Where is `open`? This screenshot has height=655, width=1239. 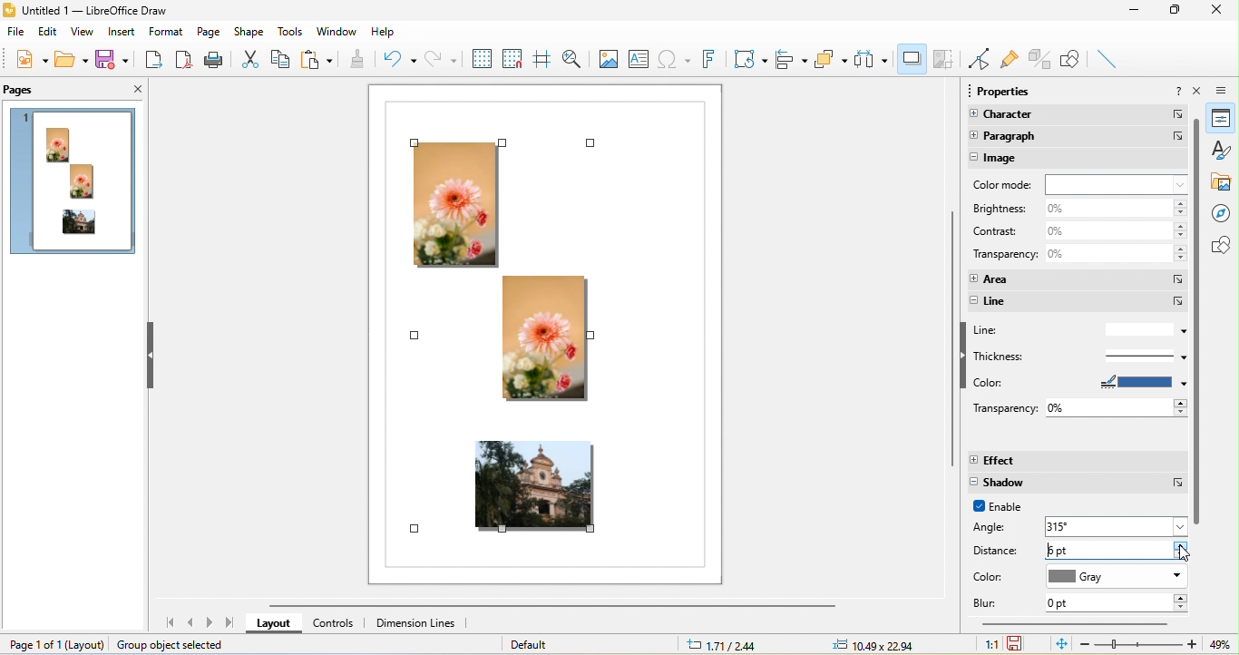
open is located at coordinates (71, 59).